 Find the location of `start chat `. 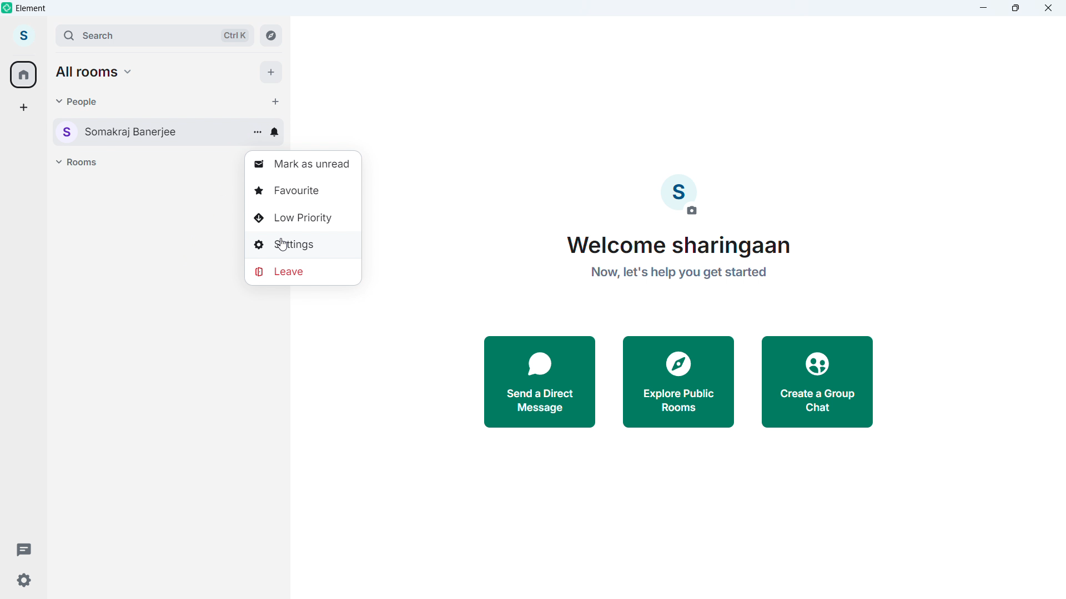

start chat  is located at coordinates (275, 101).